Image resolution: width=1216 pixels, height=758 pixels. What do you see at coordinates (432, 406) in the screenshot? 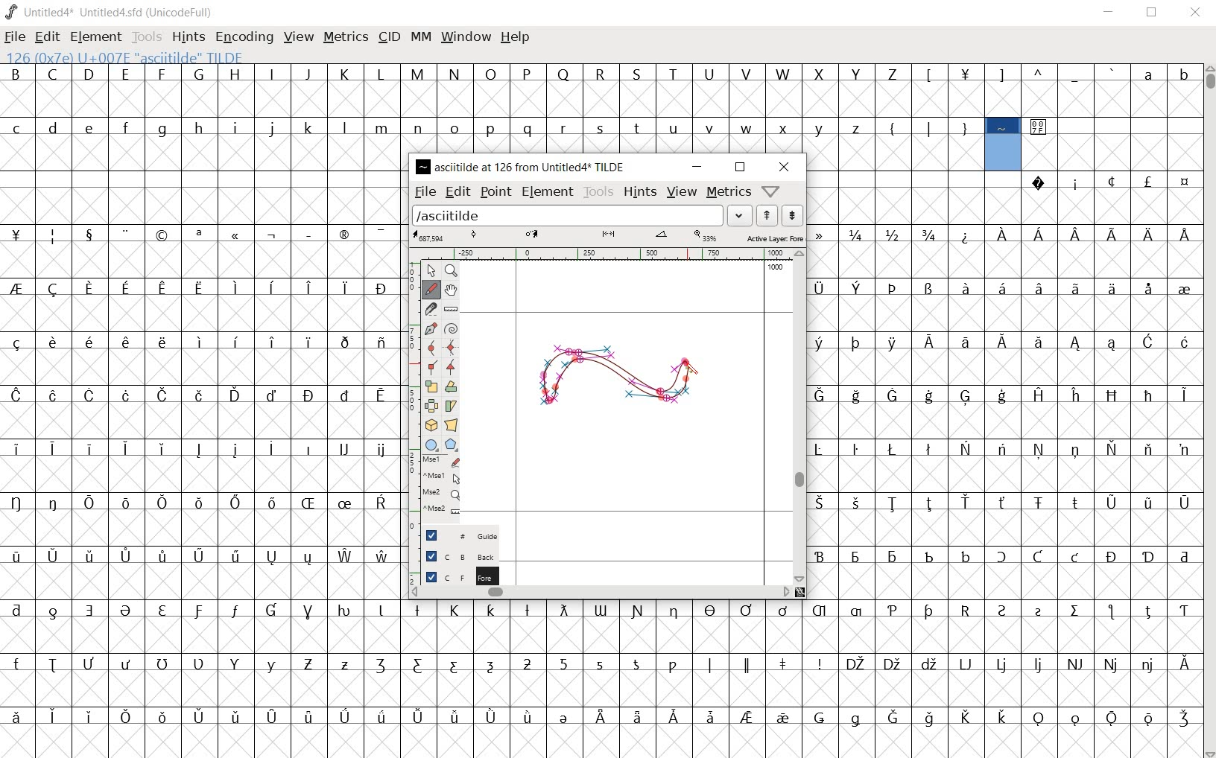
I see `flip the selection` at bounding box center [432, 406].